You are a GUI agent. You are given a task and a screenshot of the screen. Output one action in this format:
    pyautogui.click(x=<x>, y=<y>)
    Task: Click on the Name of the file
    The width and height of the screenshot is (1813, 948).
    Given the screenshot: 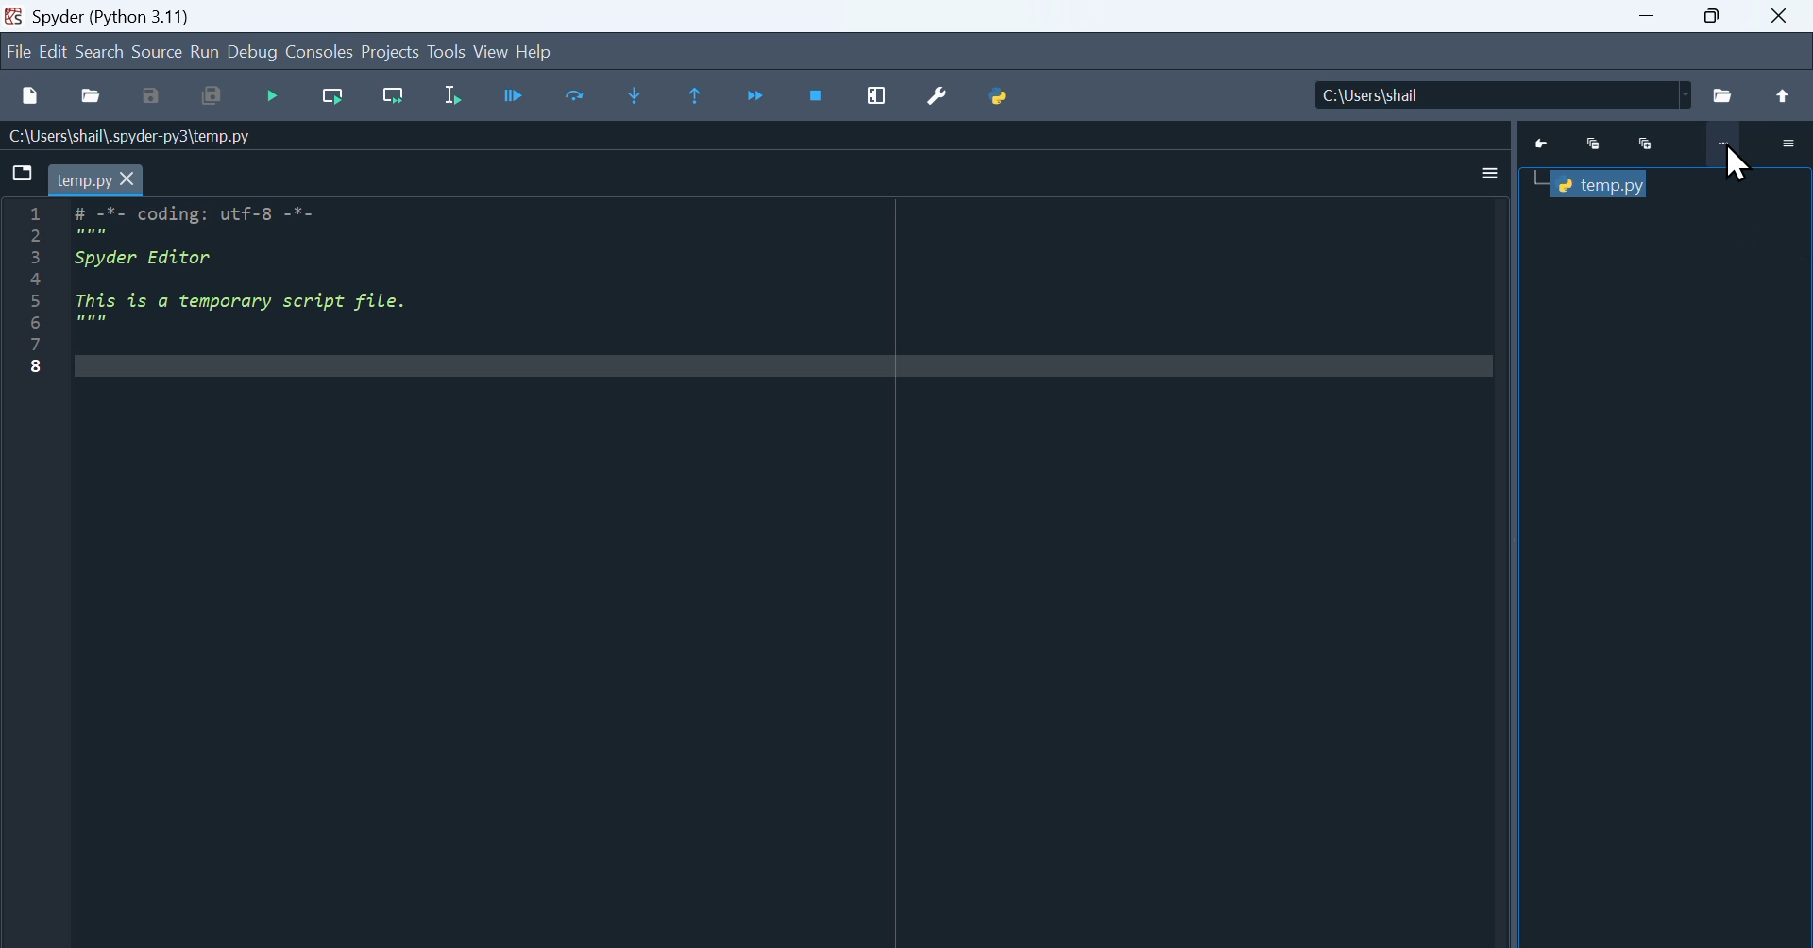 What is the action you would take?
    pyautogui.click(x=128, y=136)
    